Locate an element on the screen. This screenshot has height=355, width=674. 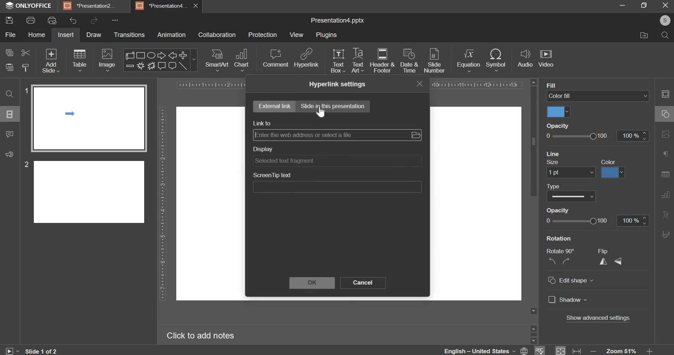
external link is located at coordinates (271, 106).